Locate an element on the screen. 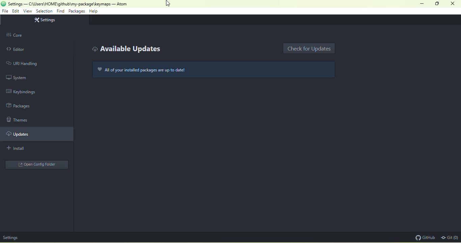 This screenshot has height=243, width=461. available updates is located at coordinates (126, 49).